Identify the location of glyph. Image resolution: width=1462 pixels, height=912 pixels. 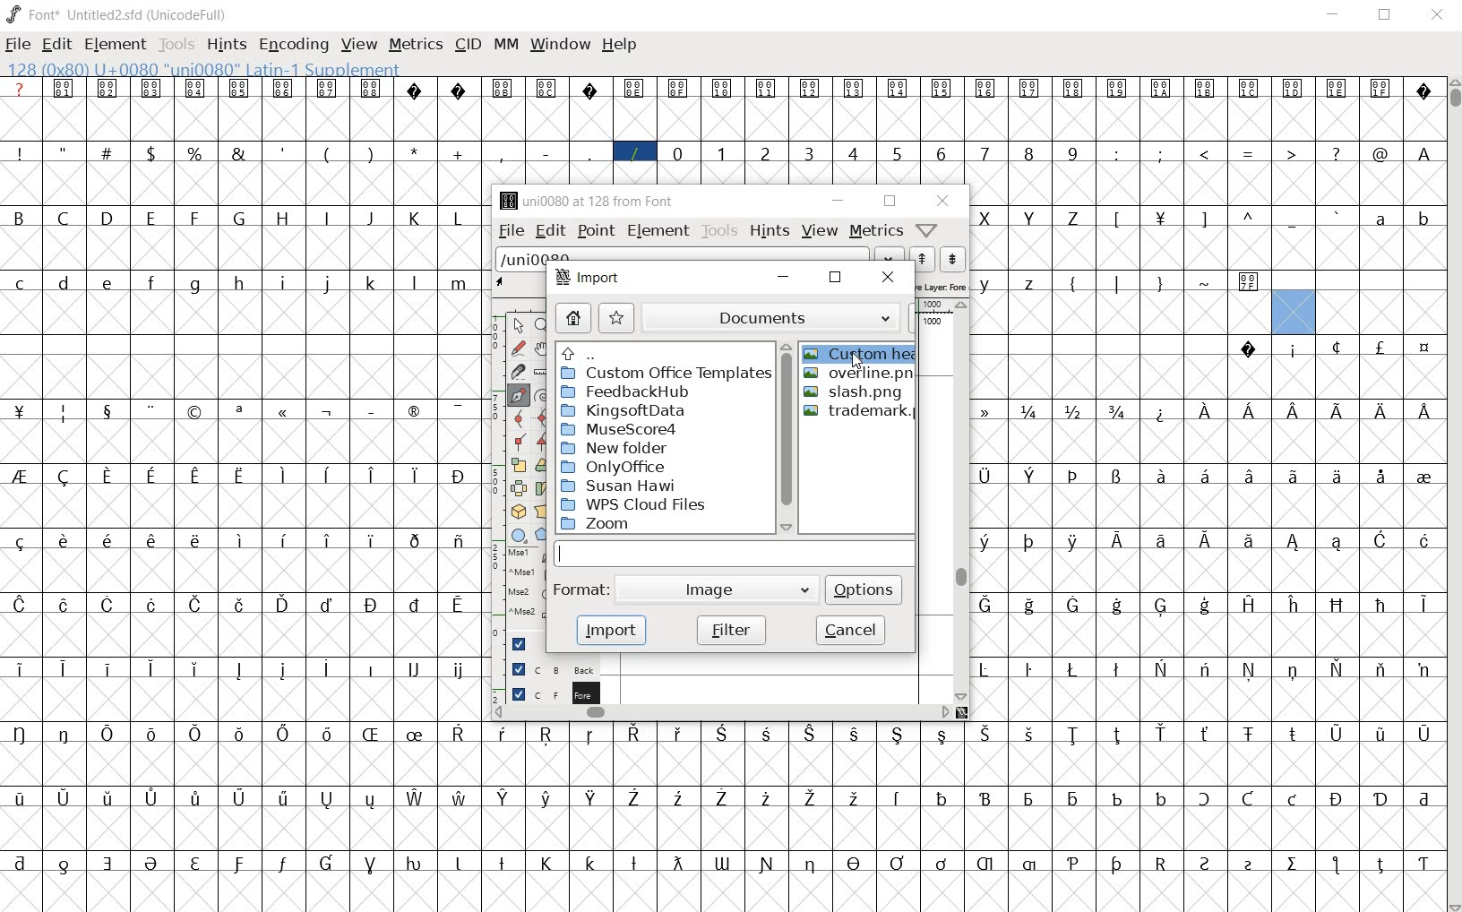
(1337, 476).